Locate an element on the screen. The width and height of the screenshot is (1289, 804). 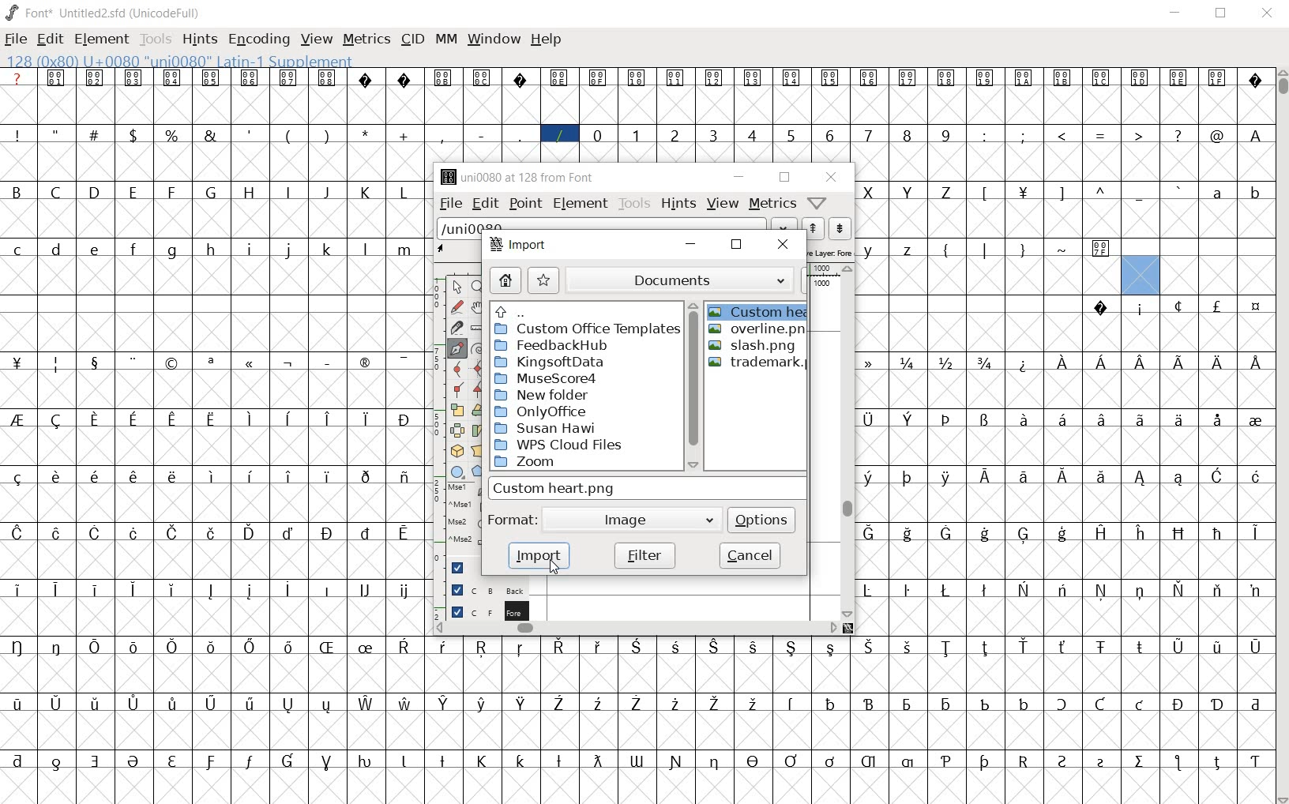
glyph is located at coordinates (1216, 306).